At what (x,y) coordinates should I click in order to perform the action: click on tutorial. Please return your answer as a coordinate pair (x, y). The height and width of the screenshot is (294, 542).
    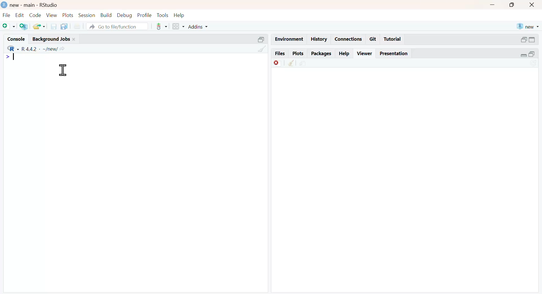
    Looking at the image, I should click on (393, 39).